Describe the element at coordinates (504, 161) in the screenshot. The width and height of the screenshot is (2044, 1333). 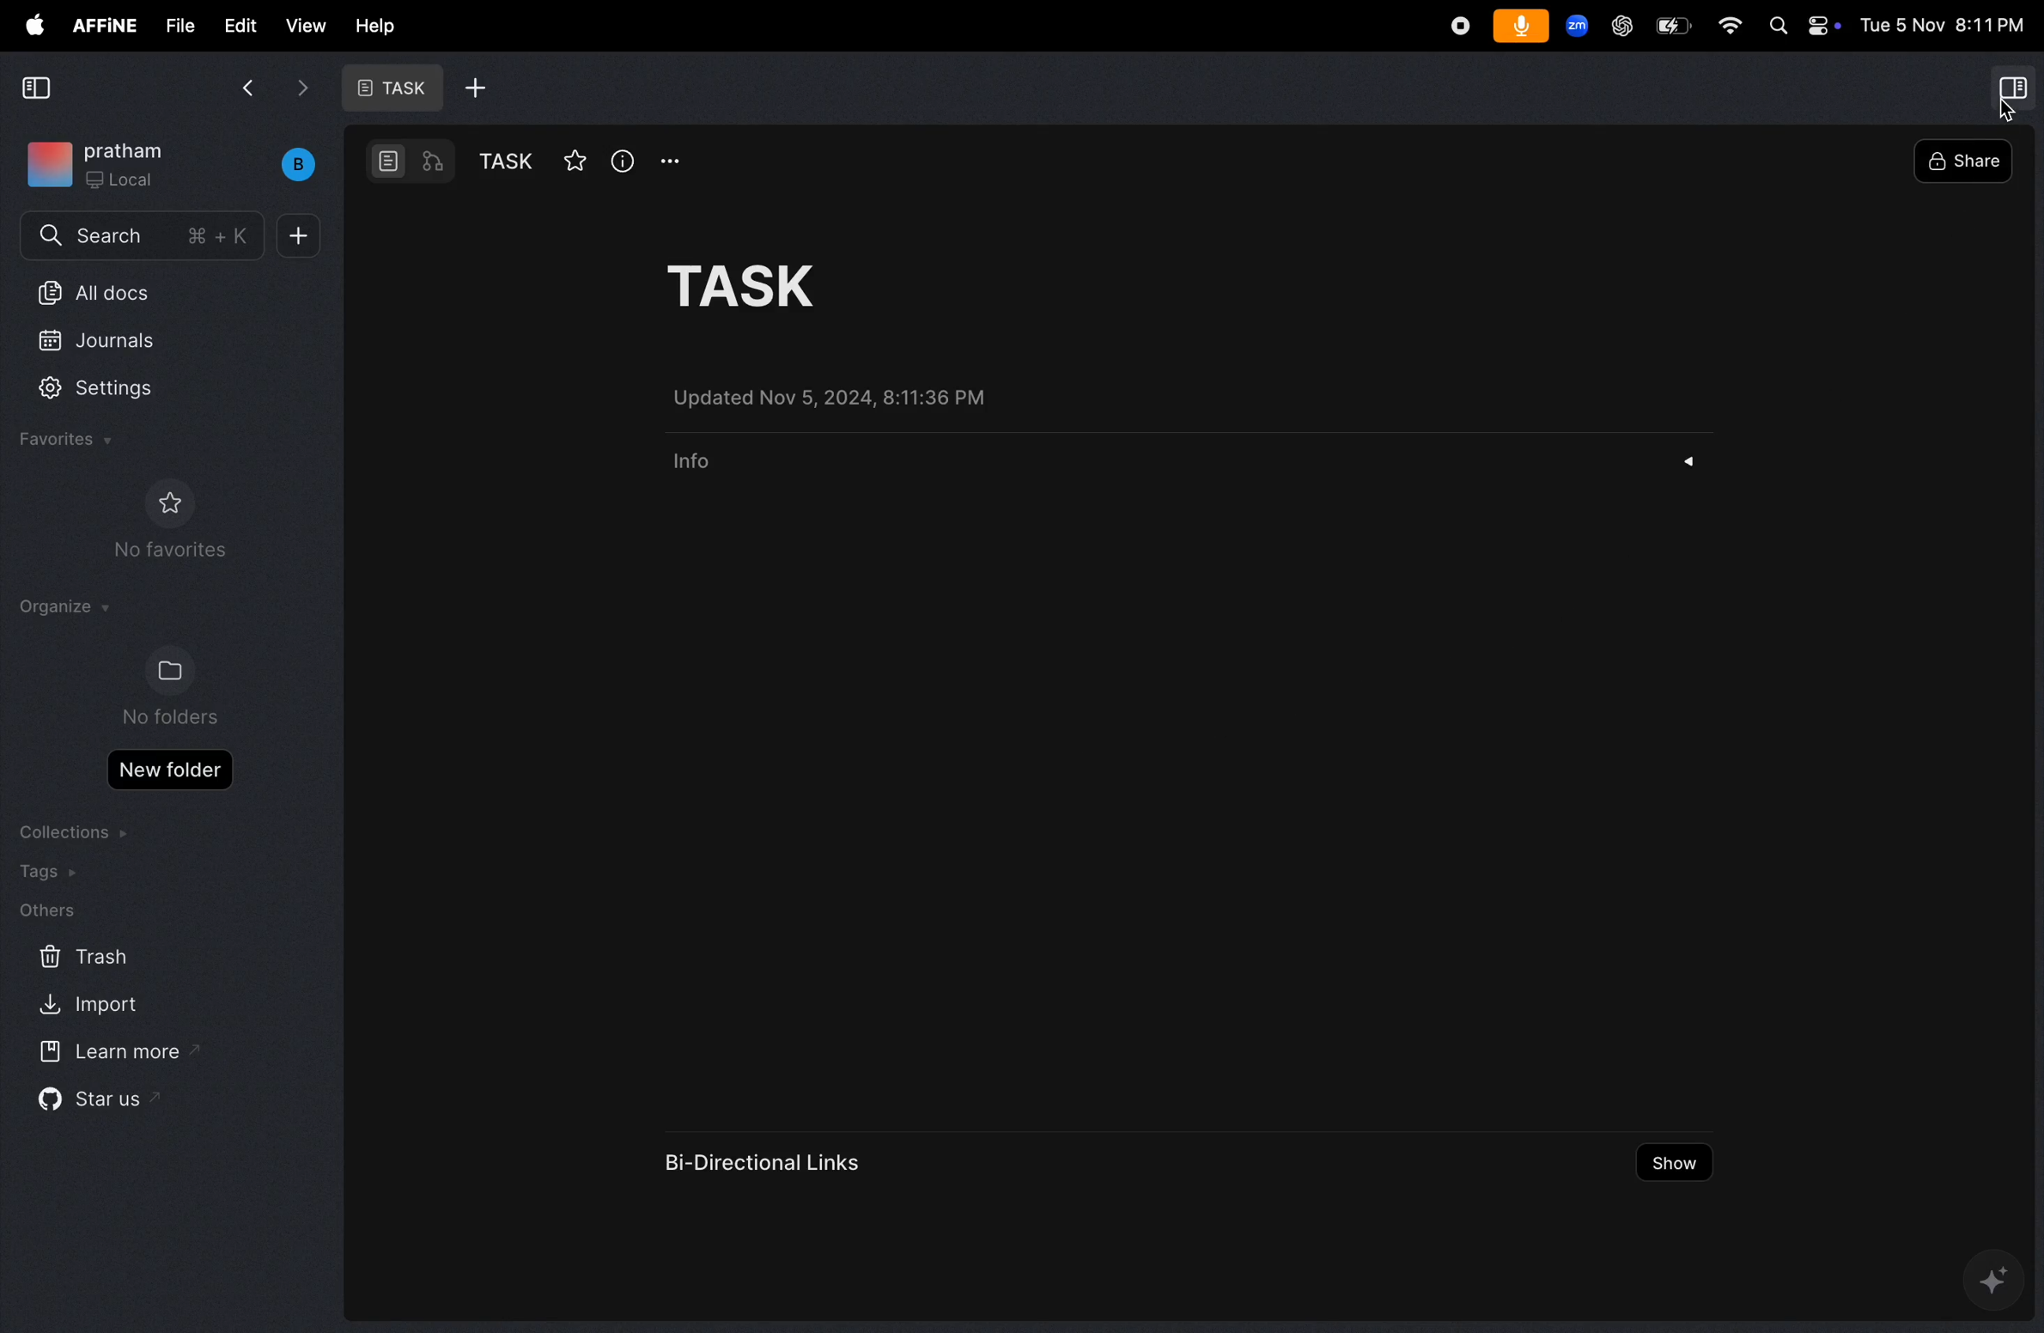
I see `` at that location.